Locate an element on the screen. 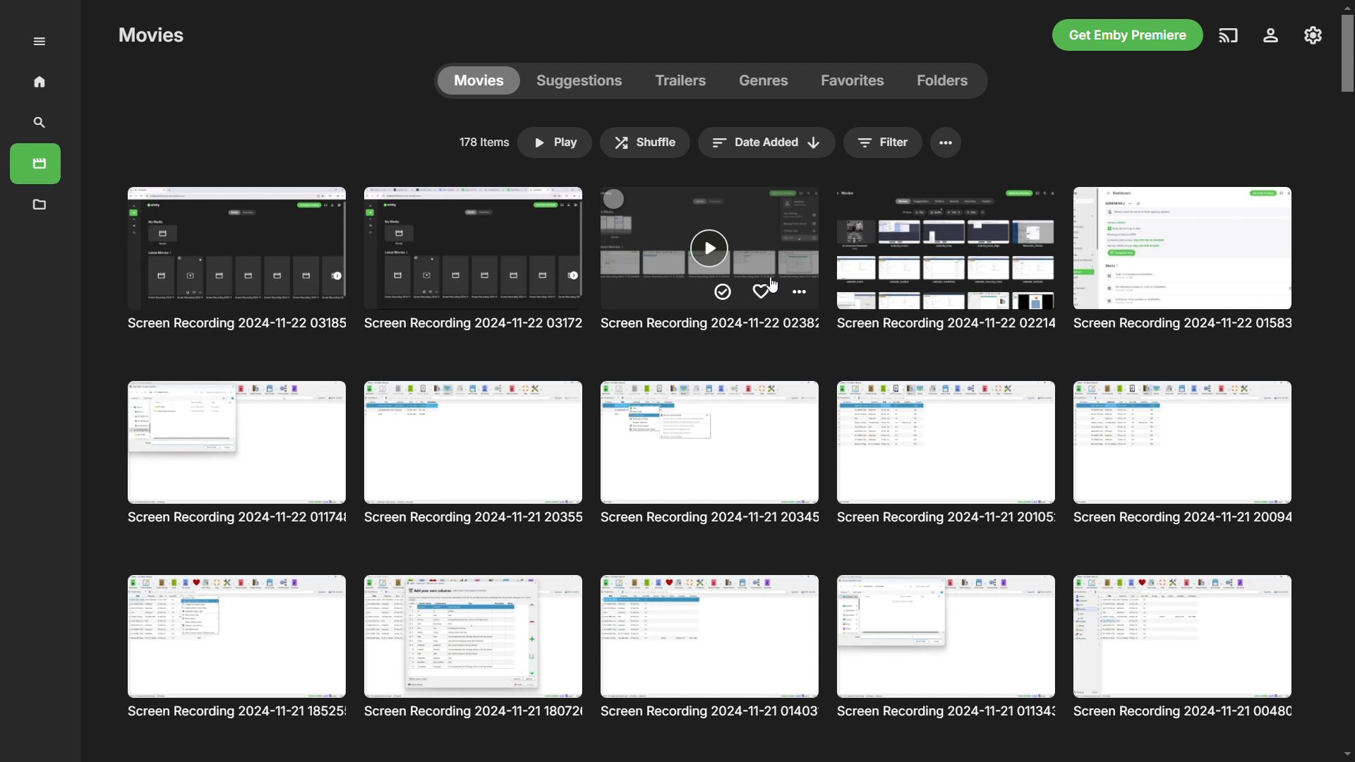 The width and height of the screenshot is (1355, 762).  is located at coordinates (1186, 260).